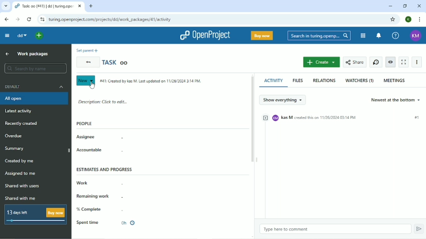  Describe the element at coordinates (343, 118) in the screenshot. I see `kM Kas M created this on 11/26/2024 03:14 PM` at that location.